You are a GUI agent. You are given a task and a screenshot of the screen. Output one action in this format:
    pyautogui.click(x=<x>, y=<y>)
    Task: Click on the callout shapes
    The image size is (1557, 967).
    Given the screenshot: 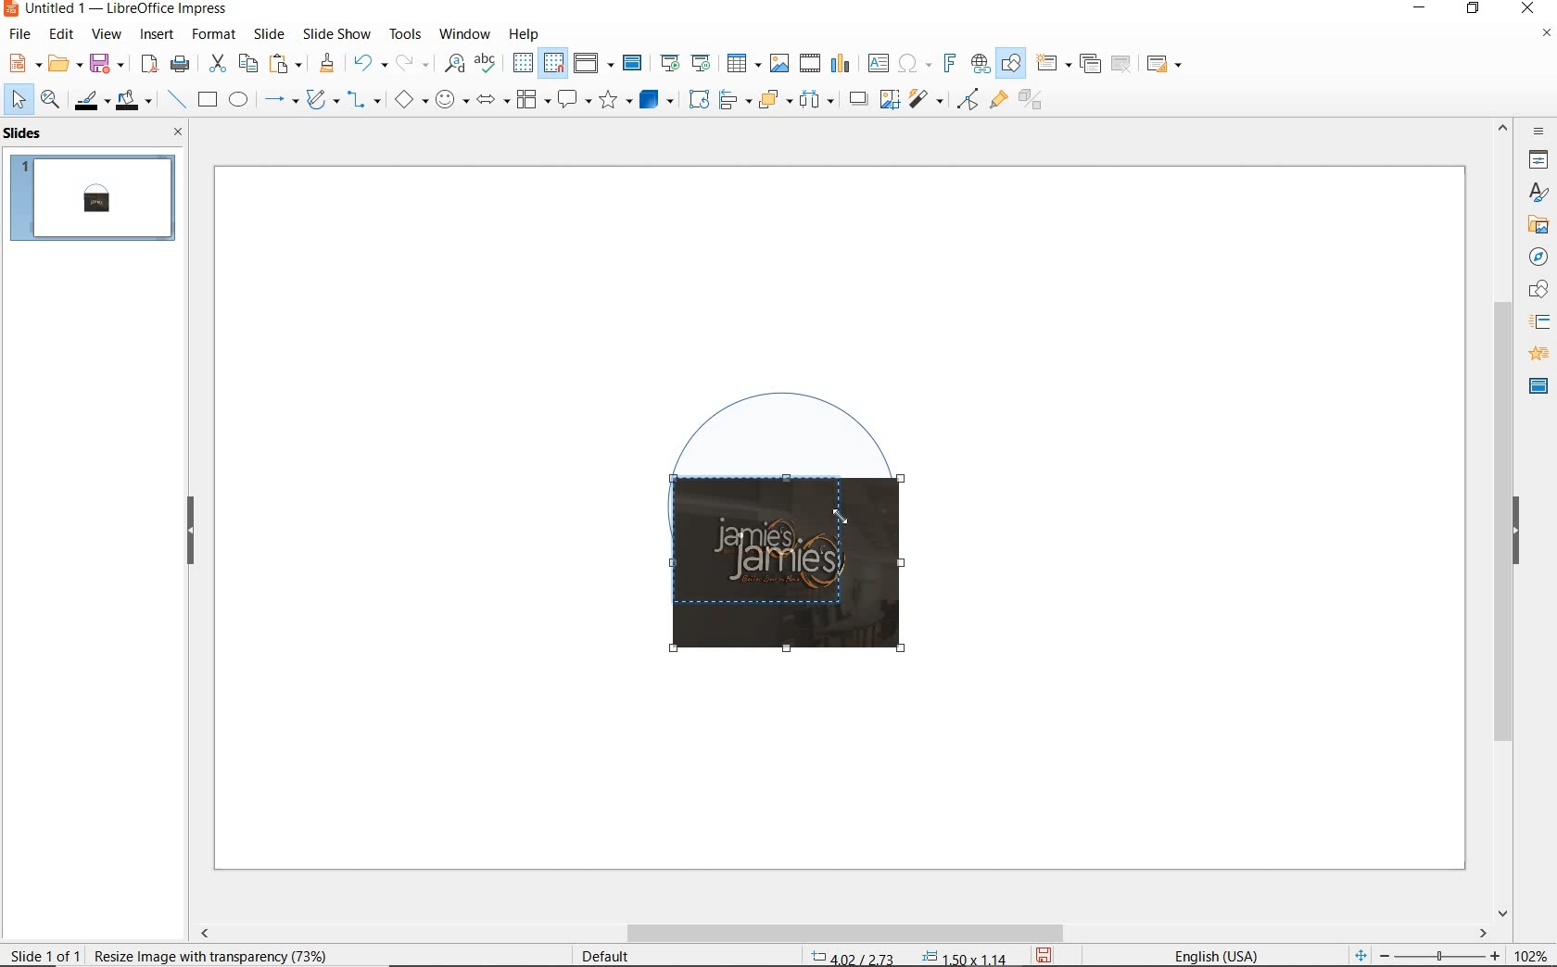 What is the action you would take?
    pyautogui.click(x=571, y=101)
    